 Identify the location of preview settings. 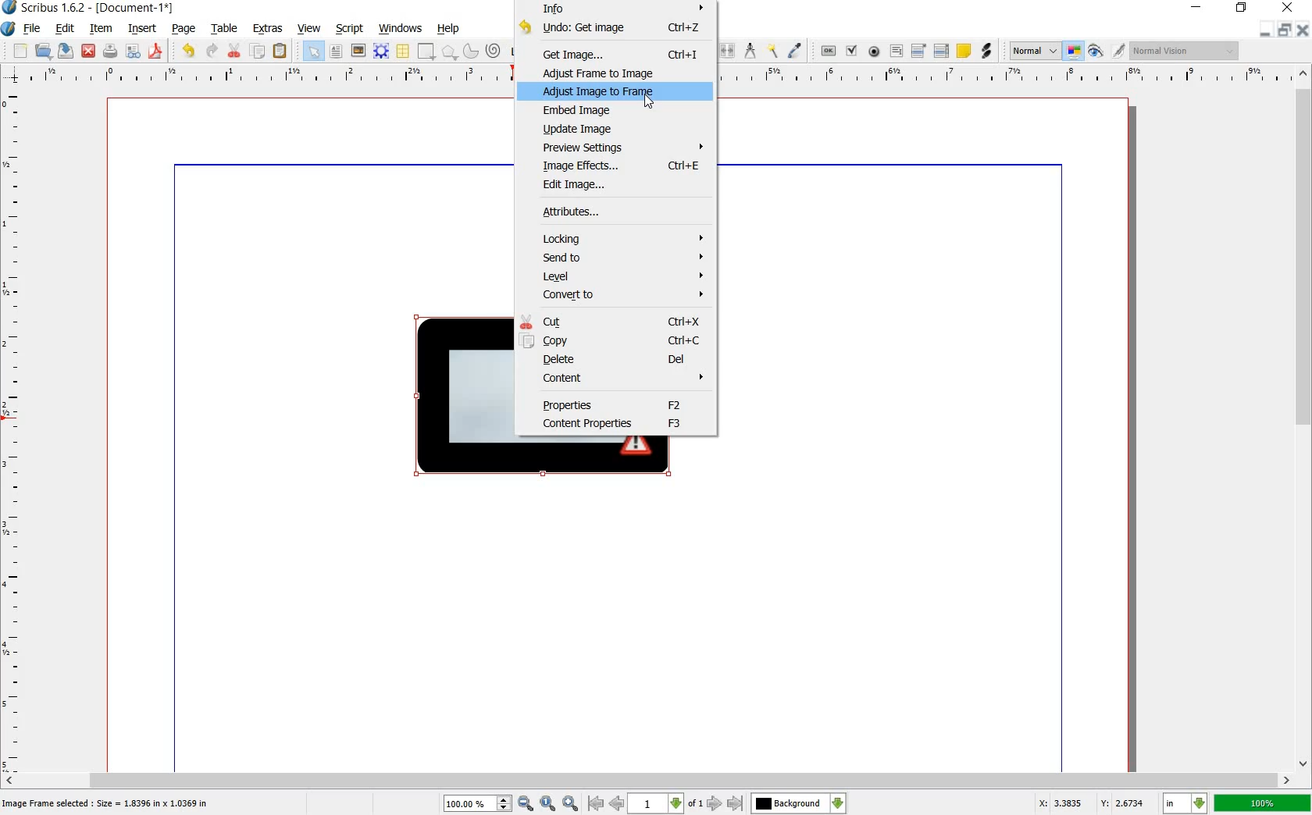
(624, 148).